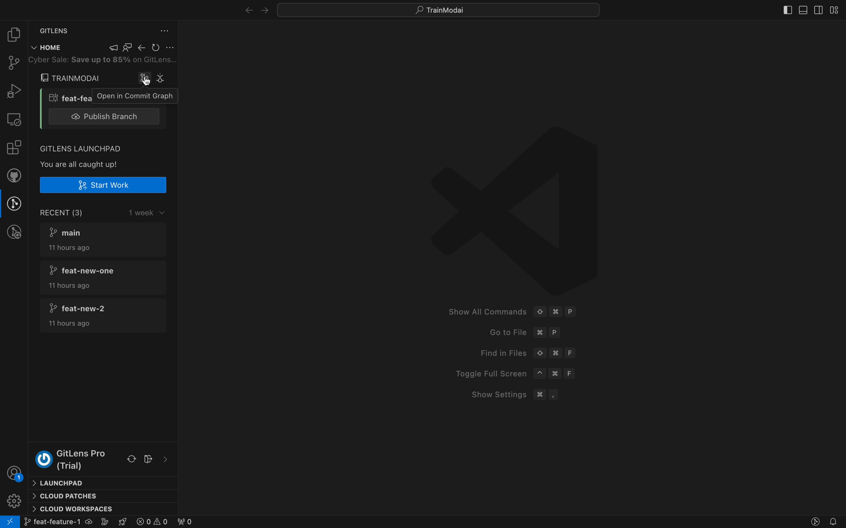  I want to click on git branch, so click(67, 522).